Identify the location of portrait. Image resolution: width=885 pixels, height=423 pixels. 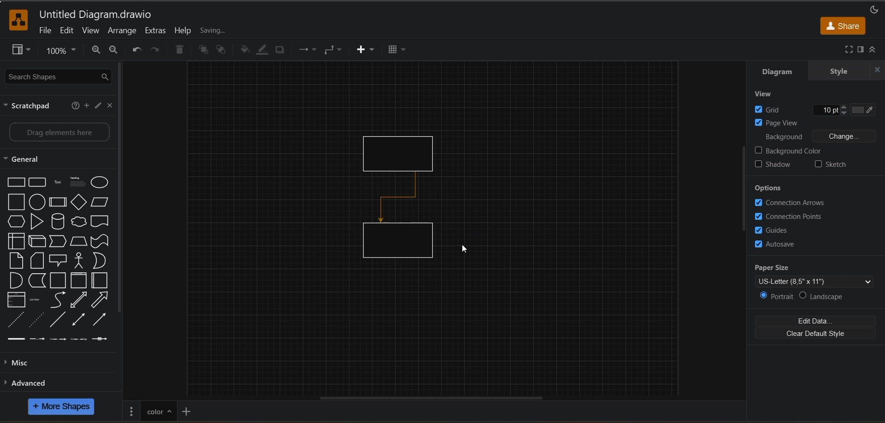
(775, 296).